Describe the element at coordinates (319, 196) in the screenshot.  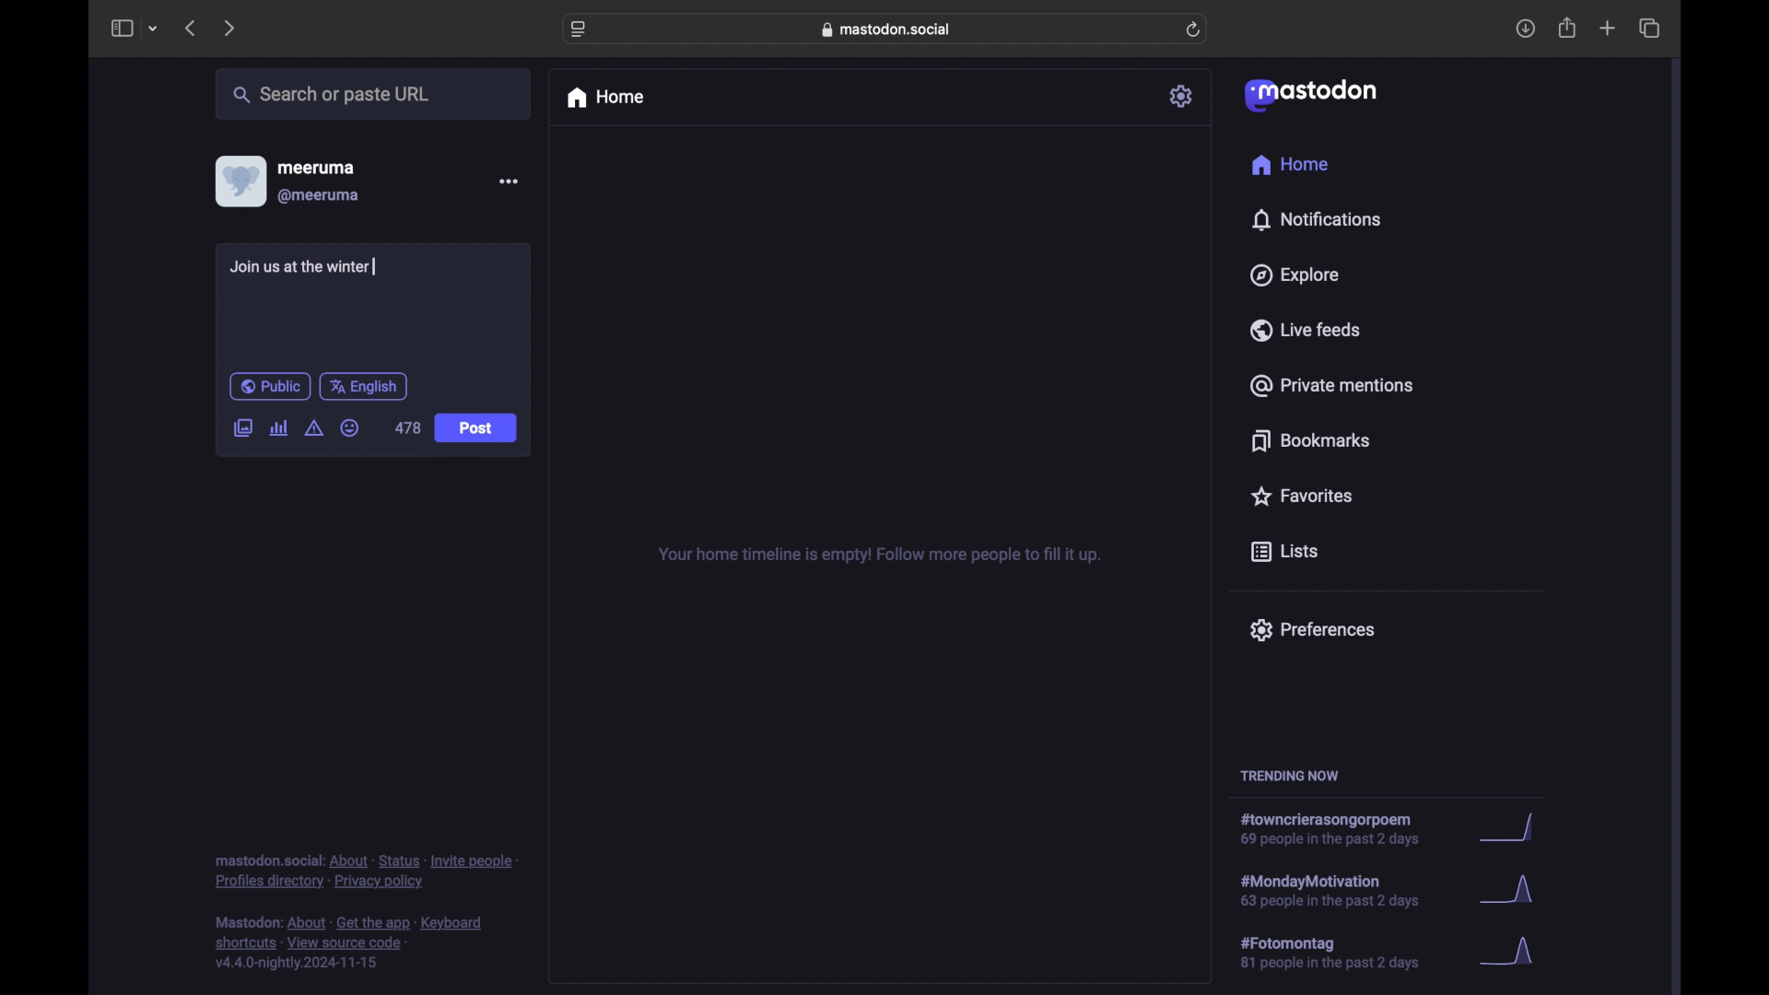
I see `@meeruma` at that location.